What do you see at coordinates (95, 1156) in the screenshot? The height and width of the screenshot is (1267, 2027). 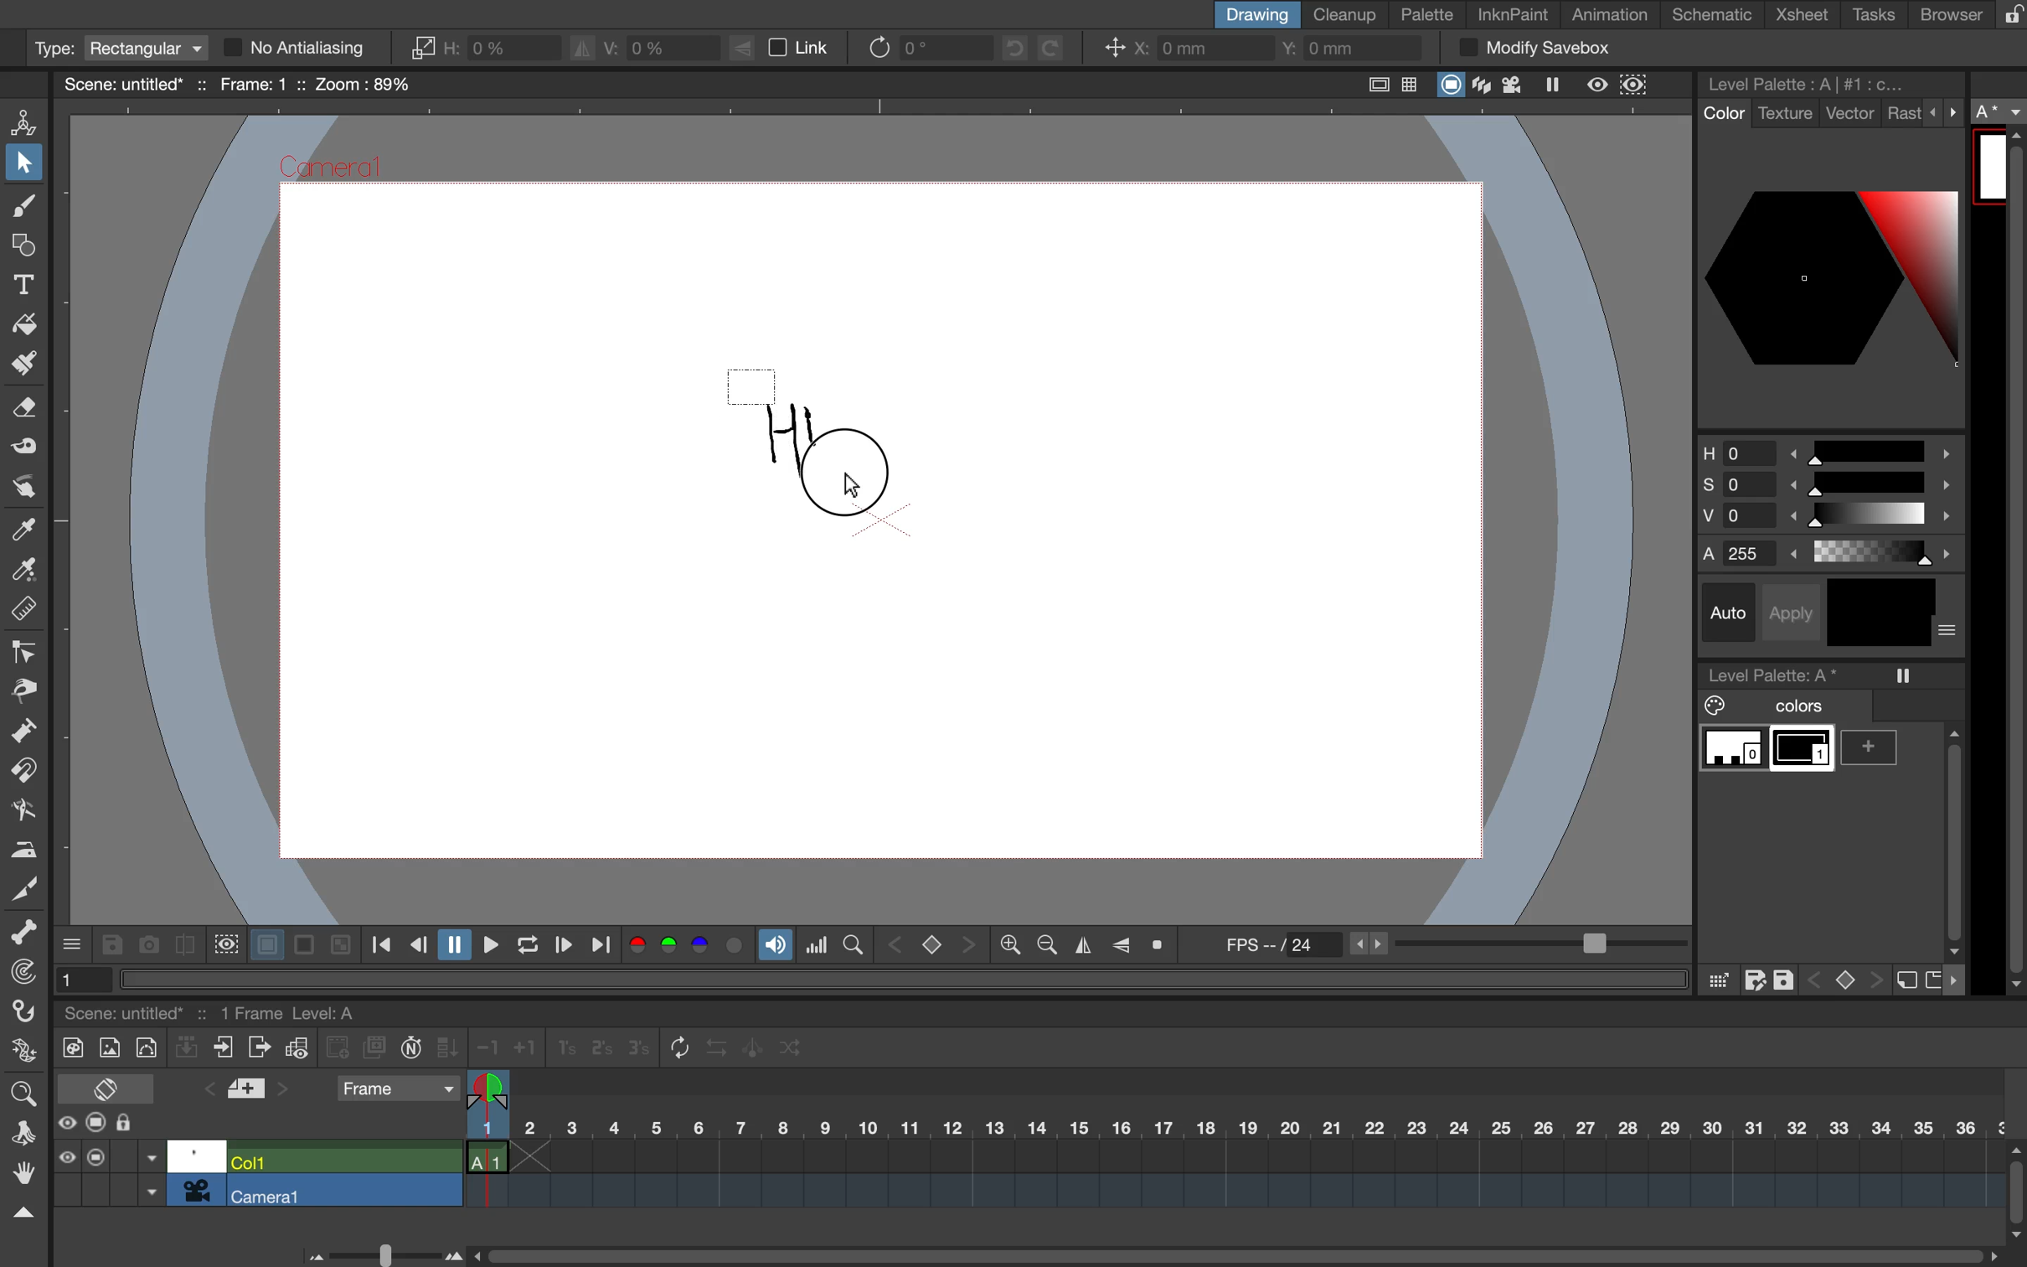 I see `camera stand visibility toggle all` at bounding box center [95, 1156].